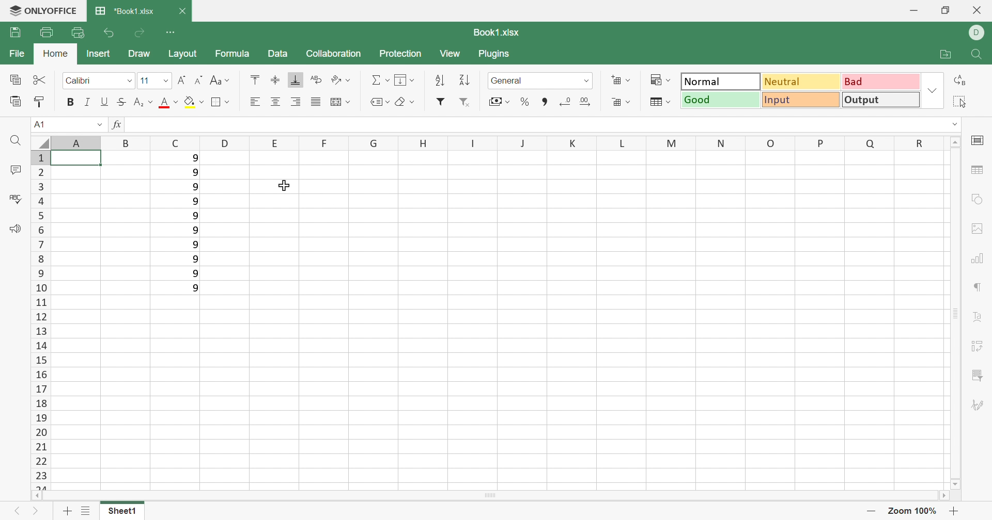 Image resolution: width=992 pixels, height=520 pixels. I want to click on Decrease decimals, so click(566, 101).